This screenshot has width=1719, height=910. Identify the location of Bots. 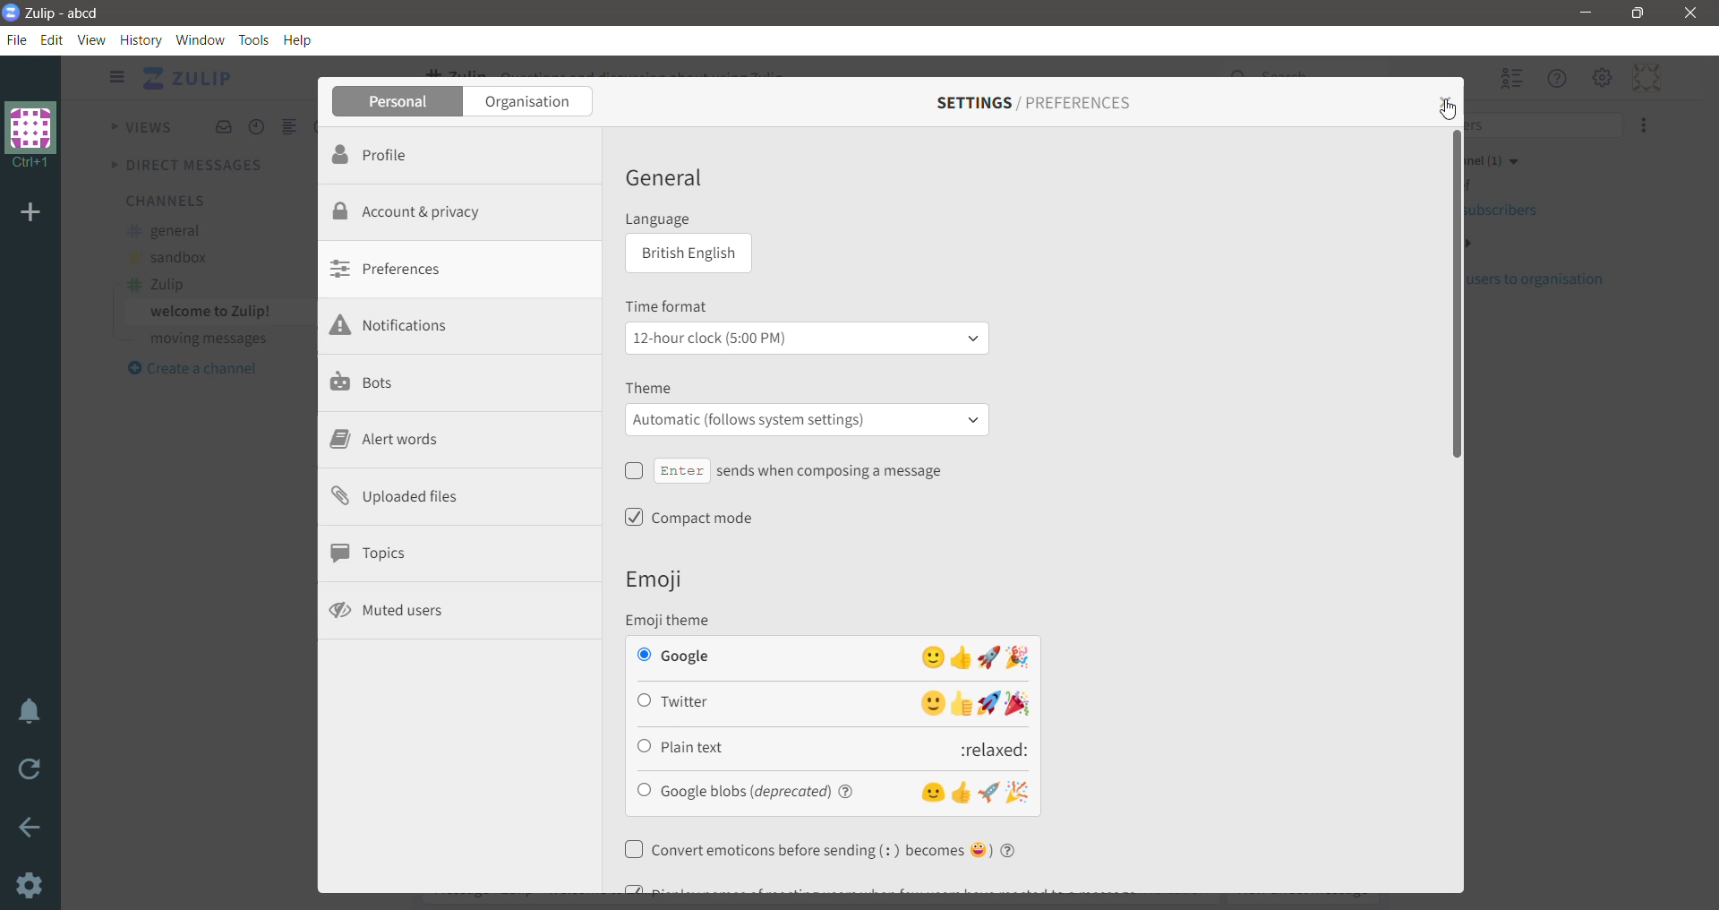
(374, 378).